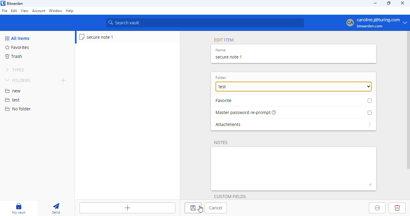  I want to click on secure note 1, so click(229, 57).